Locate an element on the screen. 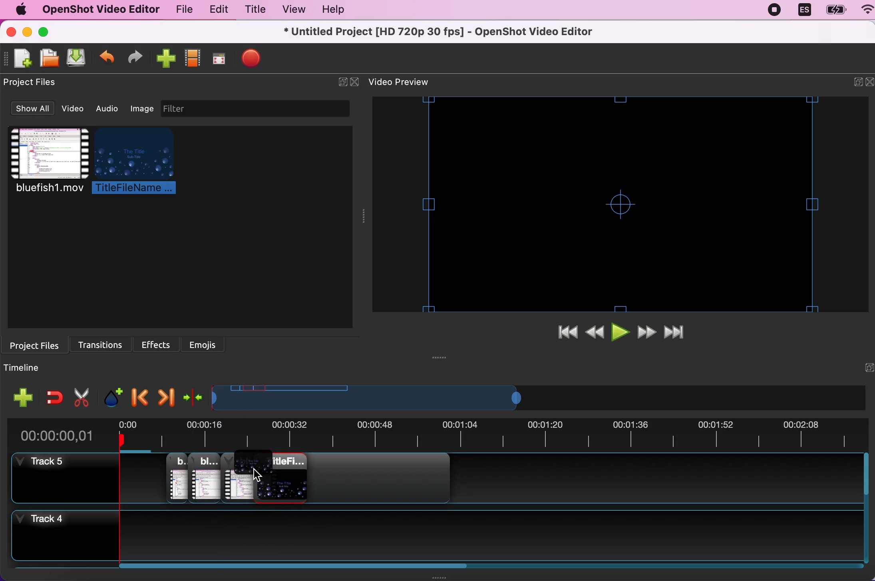  track 4 is located at coordinates (501, 540).